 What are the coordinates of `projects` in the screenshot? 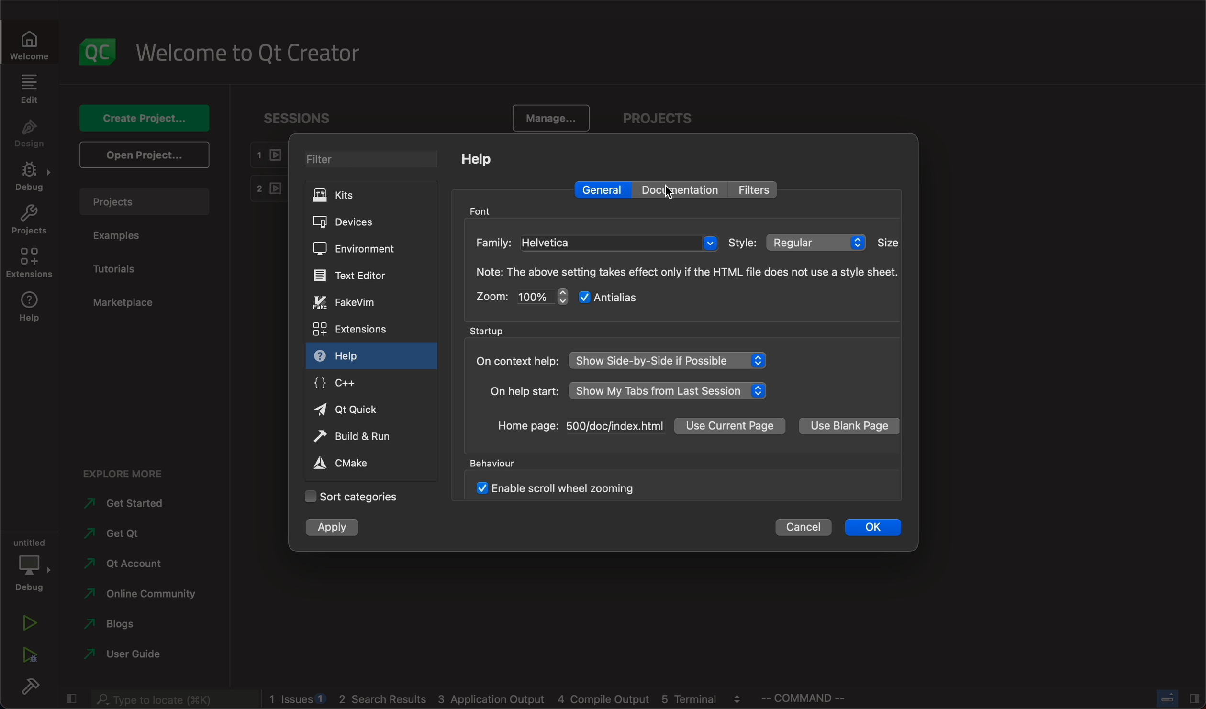 It's located at (665, 119).